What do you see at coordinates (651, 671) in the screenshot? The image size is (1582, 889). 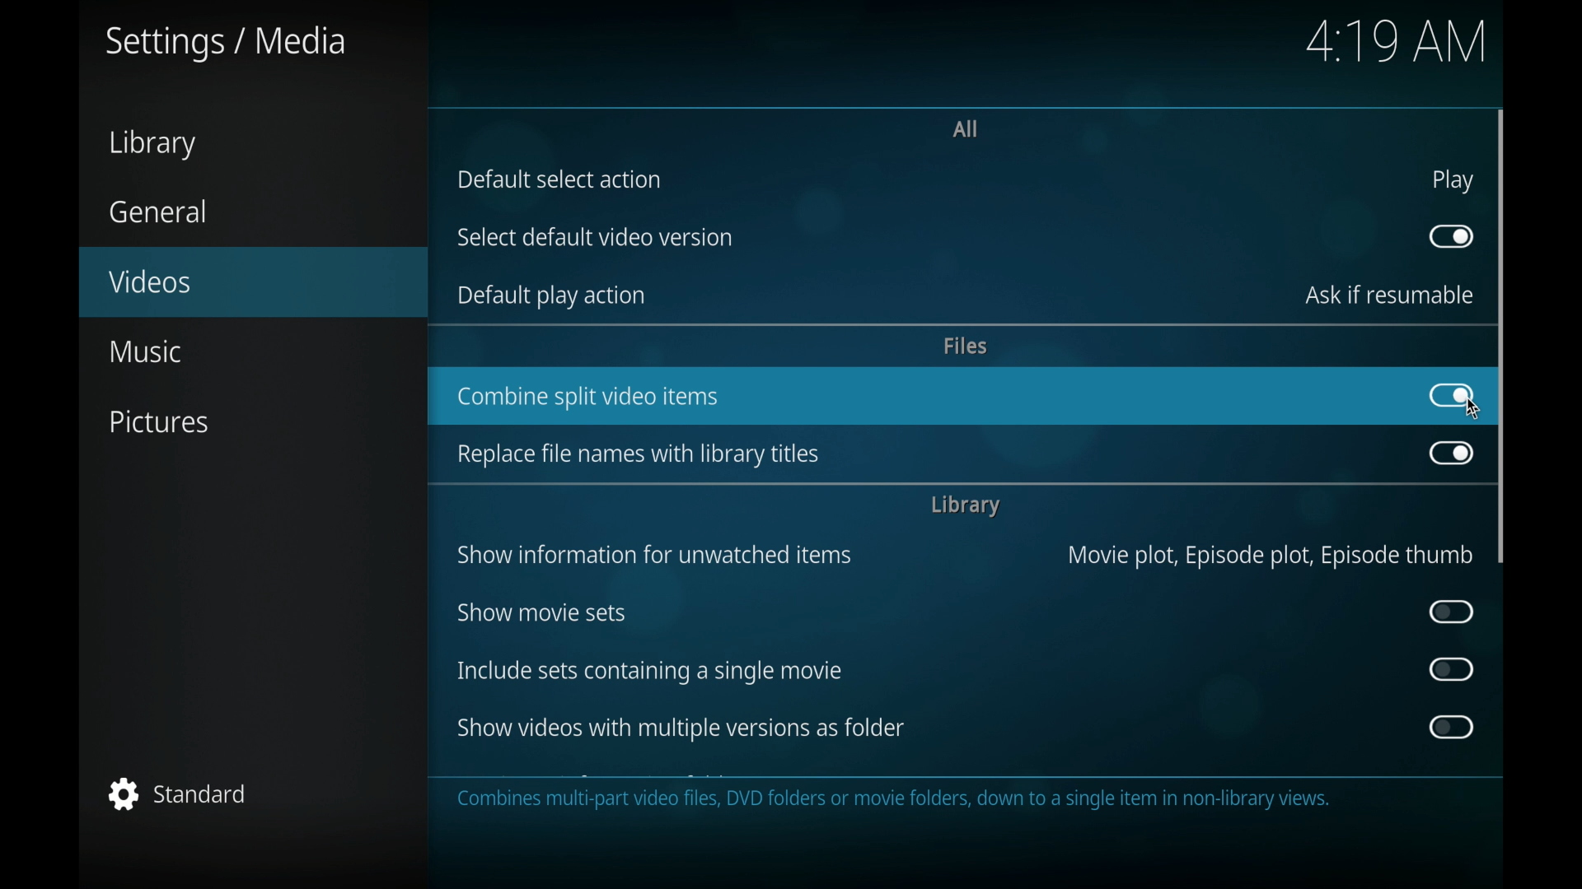 I see `include sets` at bounding box center [651, 671].